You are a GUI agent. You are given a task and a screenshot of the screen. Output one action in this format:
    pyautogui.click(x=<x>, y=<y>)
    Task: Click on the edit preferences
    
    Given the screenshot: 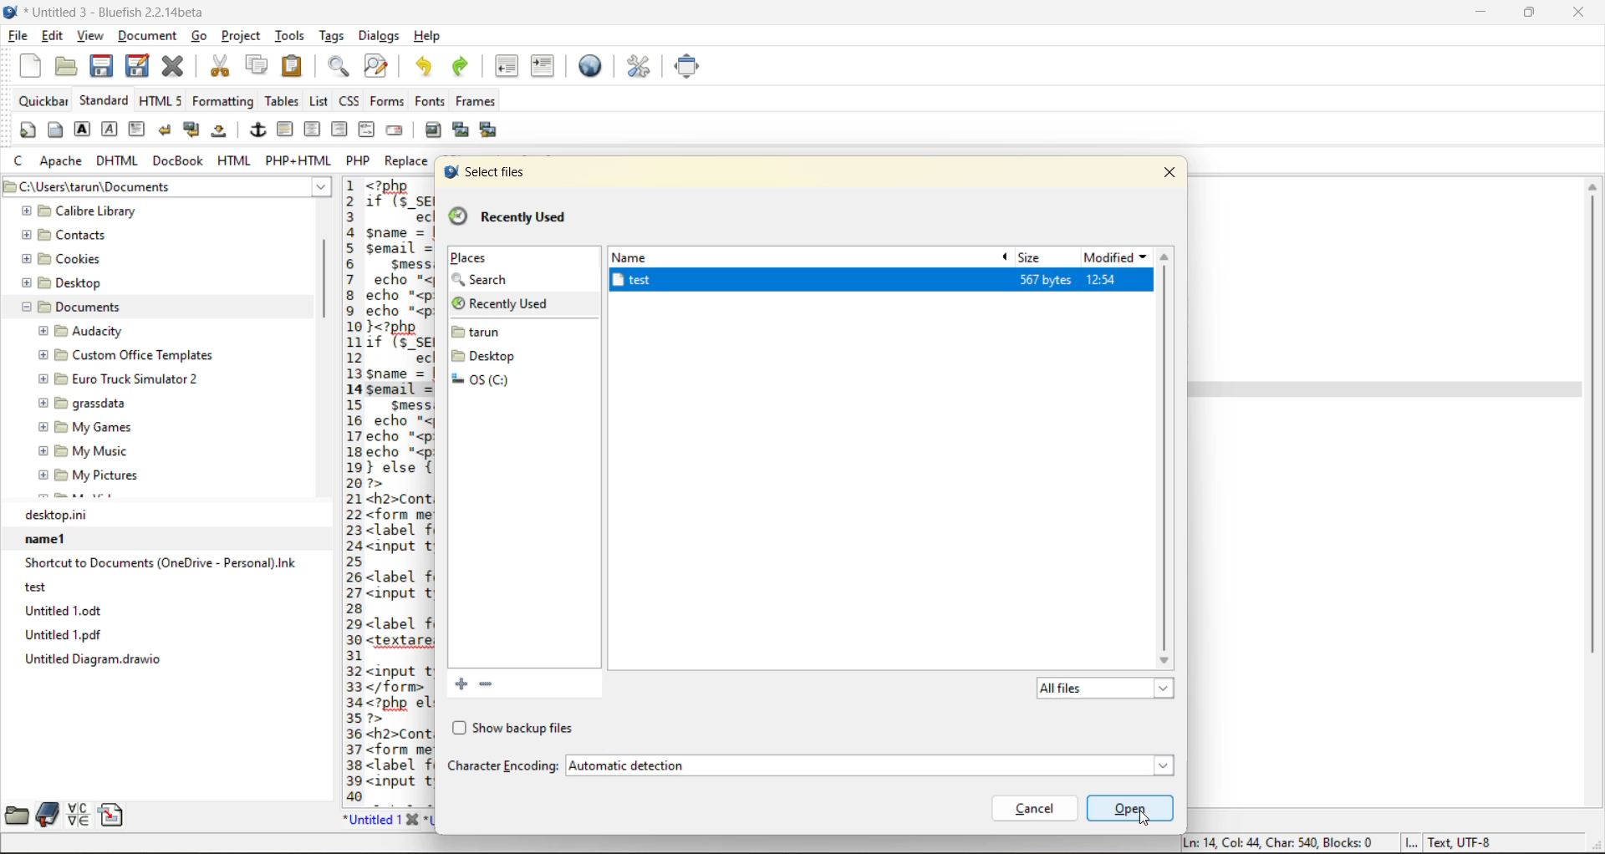 What is the action you would take?
    pyautogui.click(x=637, y=66)
    